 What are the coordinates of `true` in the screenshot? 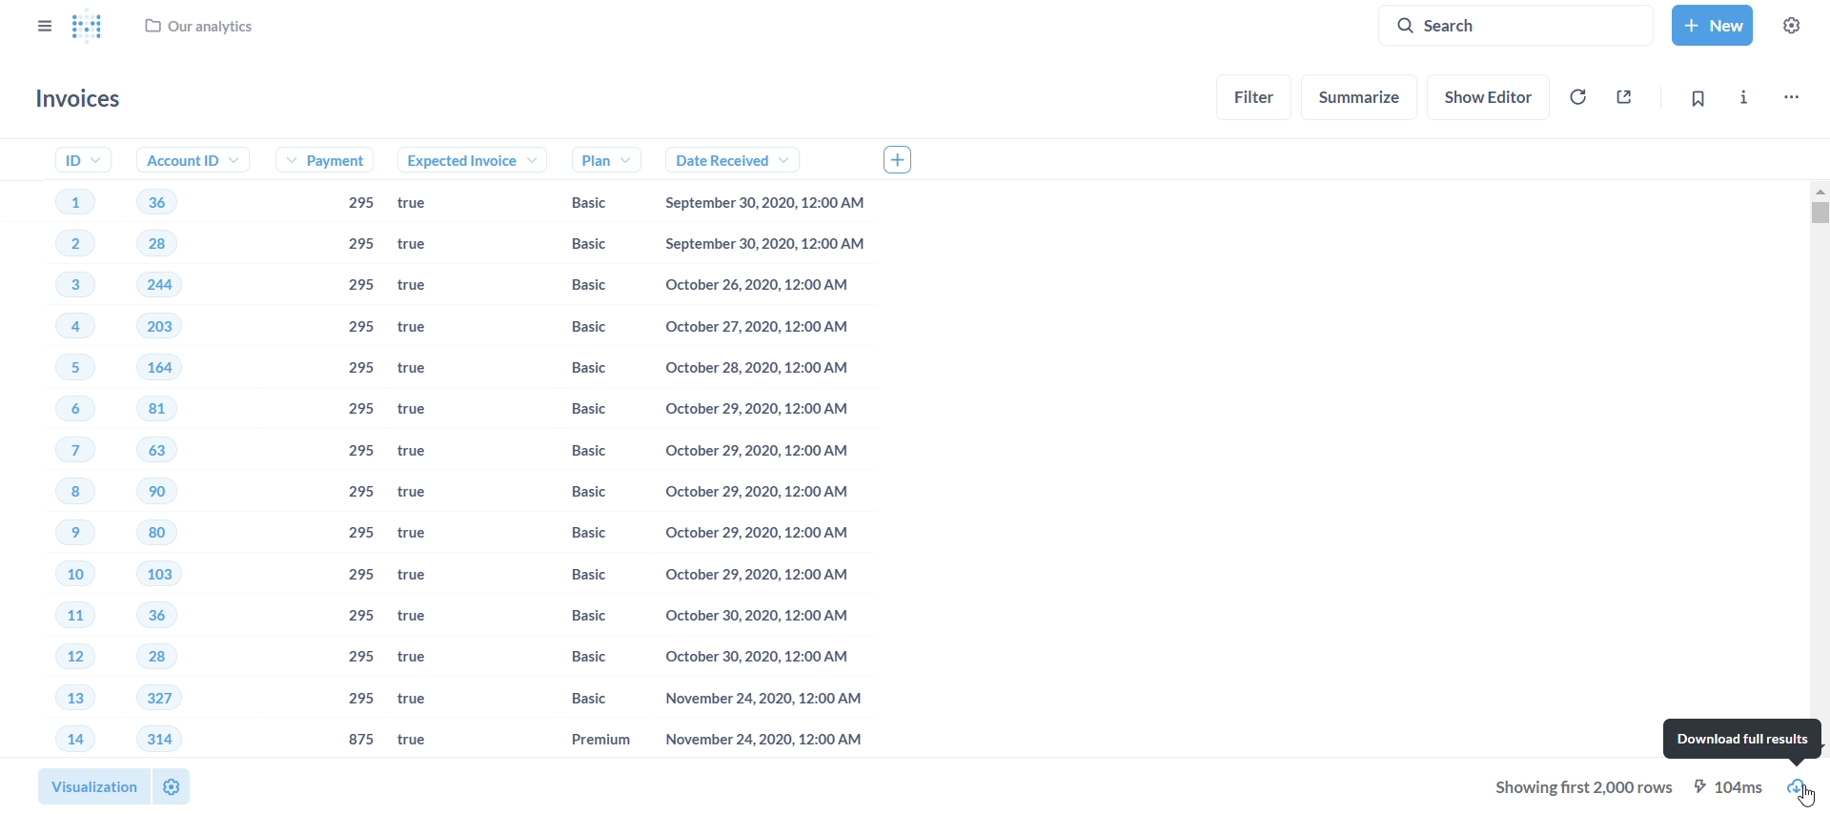 It's located at (422, 701).